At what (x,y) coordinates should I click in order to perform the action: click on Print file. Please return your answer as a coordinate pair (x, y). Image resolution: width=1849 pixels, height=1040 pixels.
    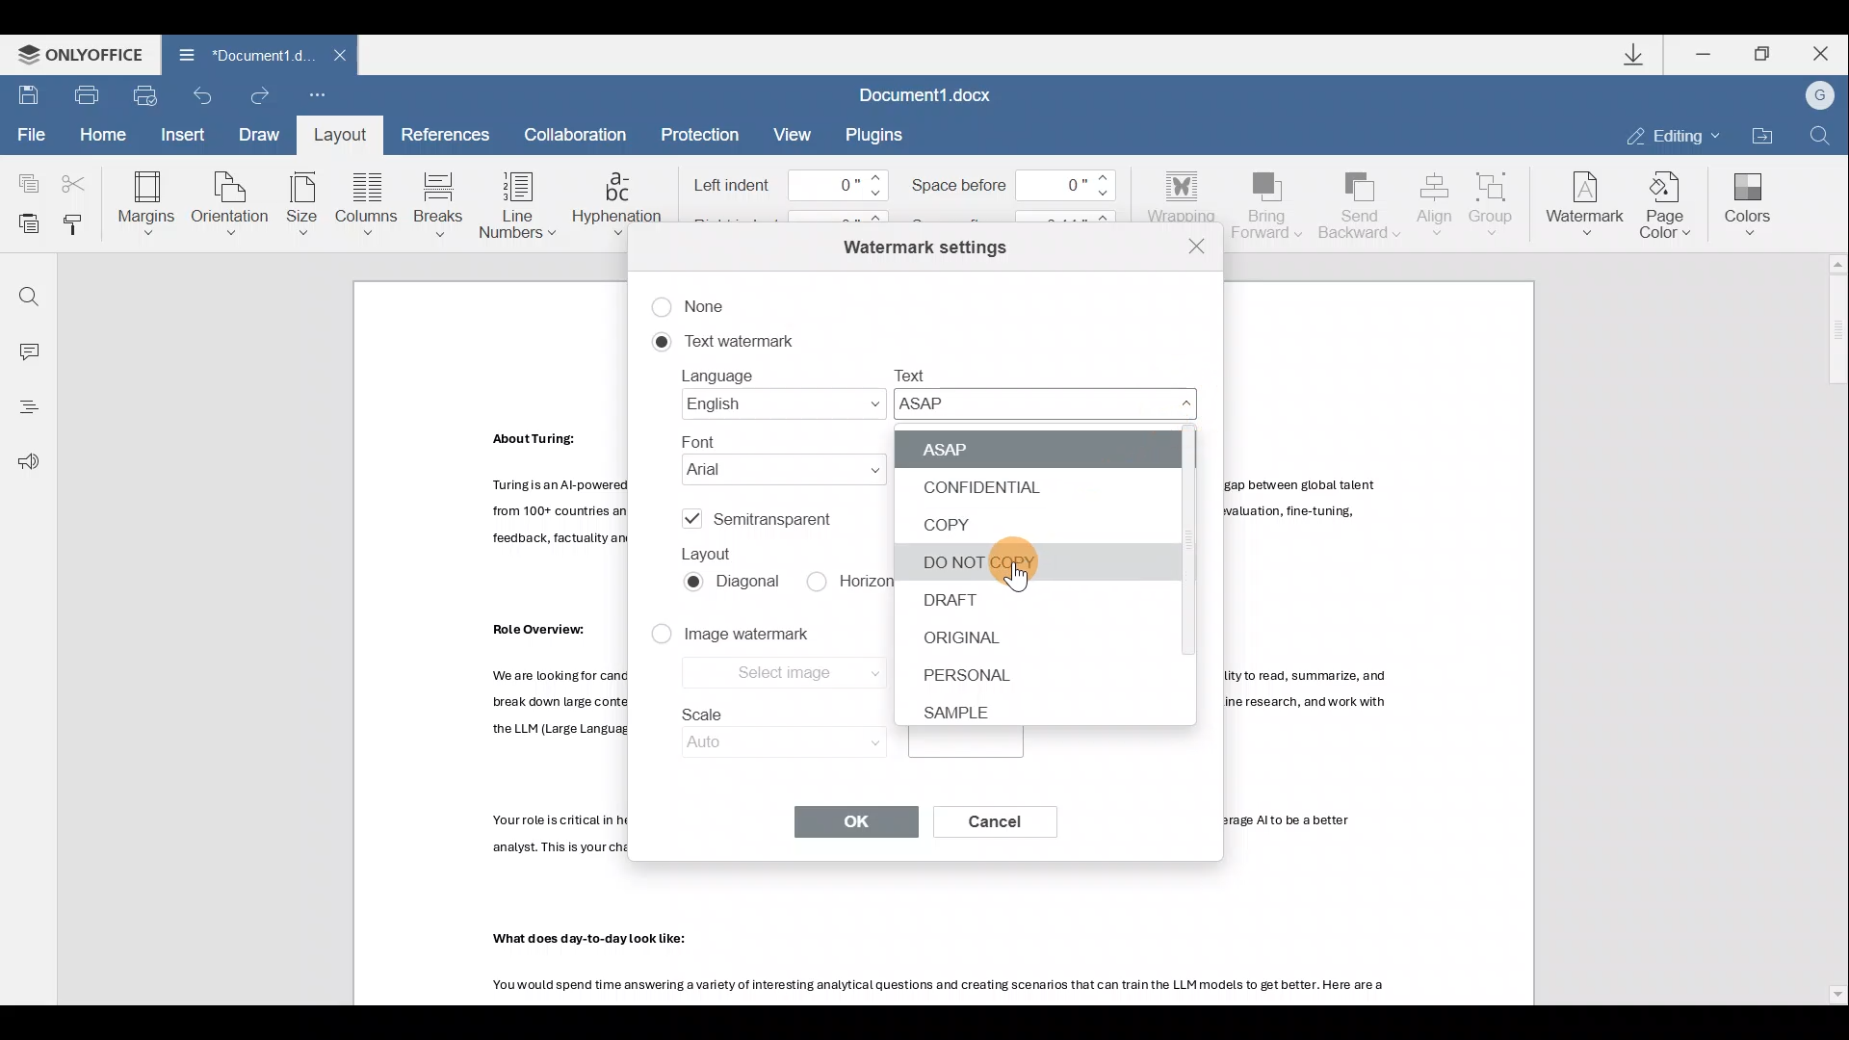
    Looking at the image, I should click on (81, 96).